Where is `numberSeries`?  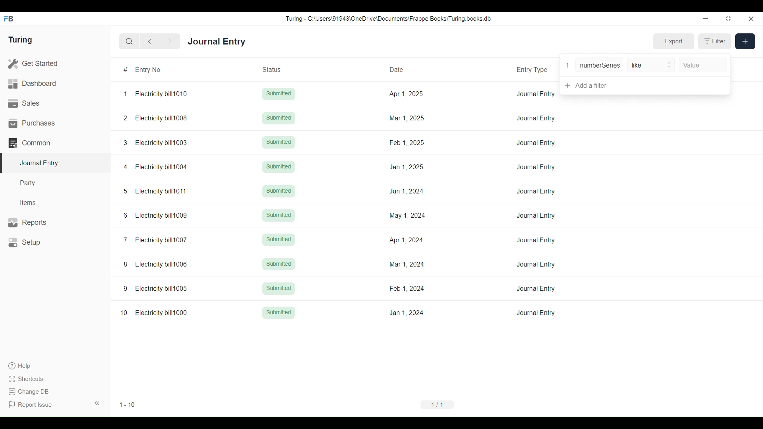 numberSeries is located at coordinates (599, 65).